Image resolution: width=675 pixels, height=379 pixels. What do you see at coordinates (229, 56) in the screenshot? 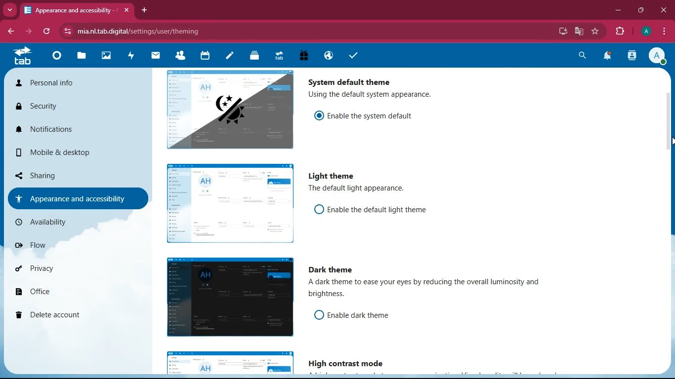
I see `notes` at bounding box center [229, 56].